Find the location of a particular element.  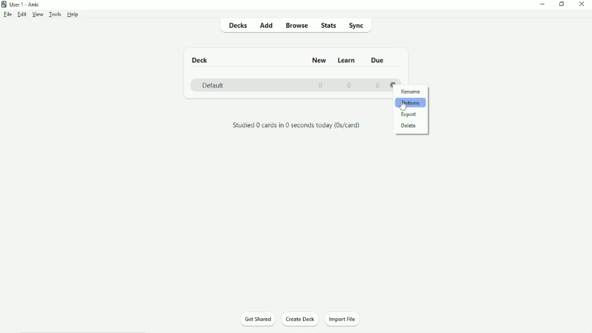

Close is located at coordinates (583, 4).